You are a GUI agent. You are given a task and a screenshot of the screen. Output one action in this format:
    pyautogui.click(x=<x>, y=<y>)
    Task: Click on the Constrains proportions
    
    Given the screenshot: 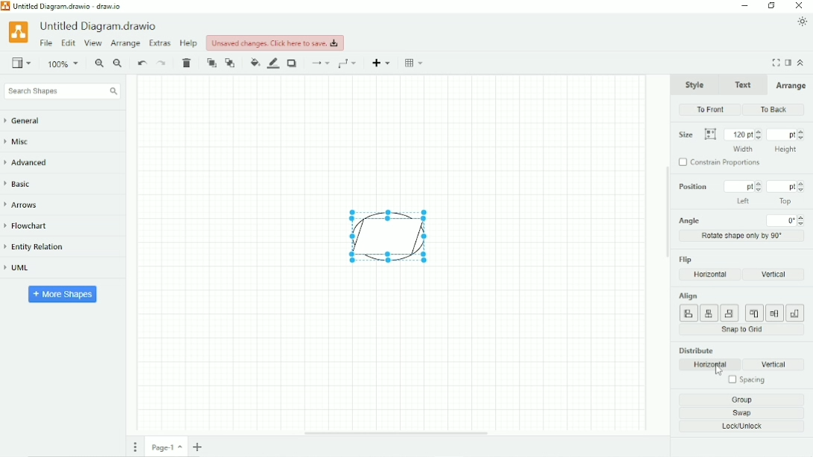 What is the action you would take?
    pyautogui.click(x=721, y=164)
    